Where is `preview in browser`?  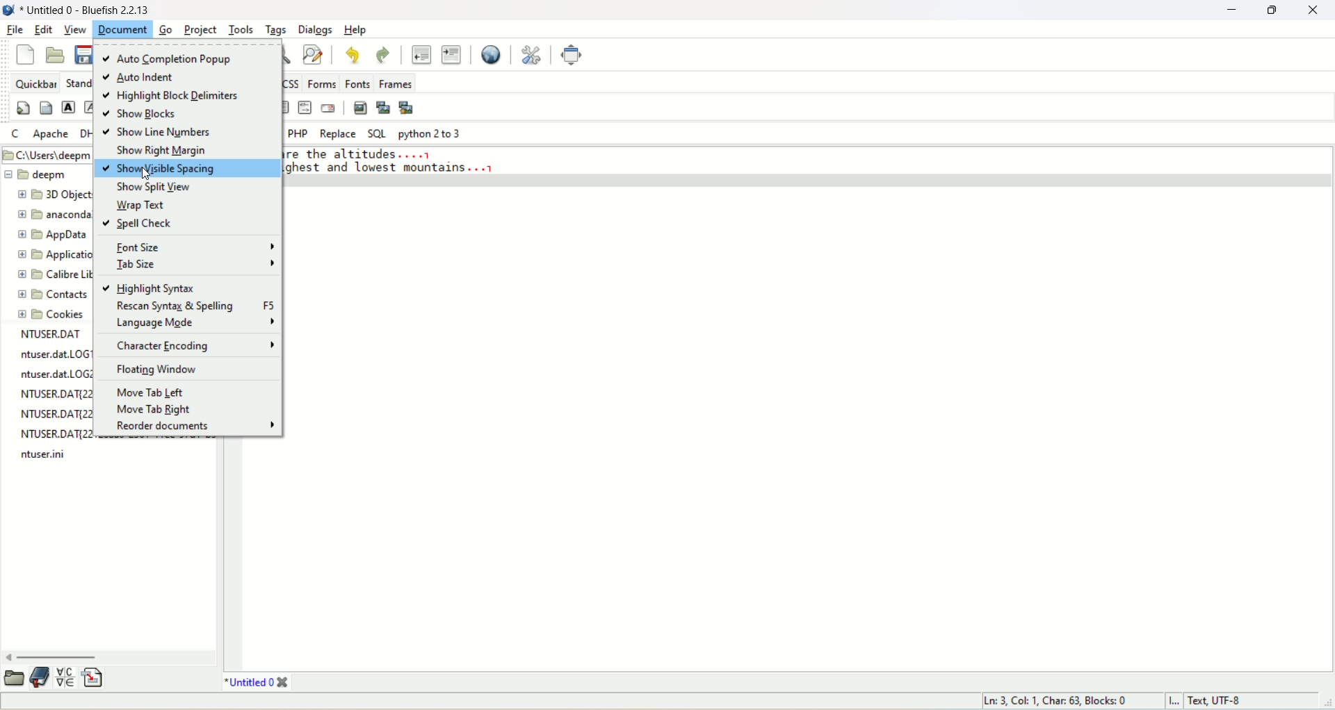
preview in browser is located at coordinates (492, 55).